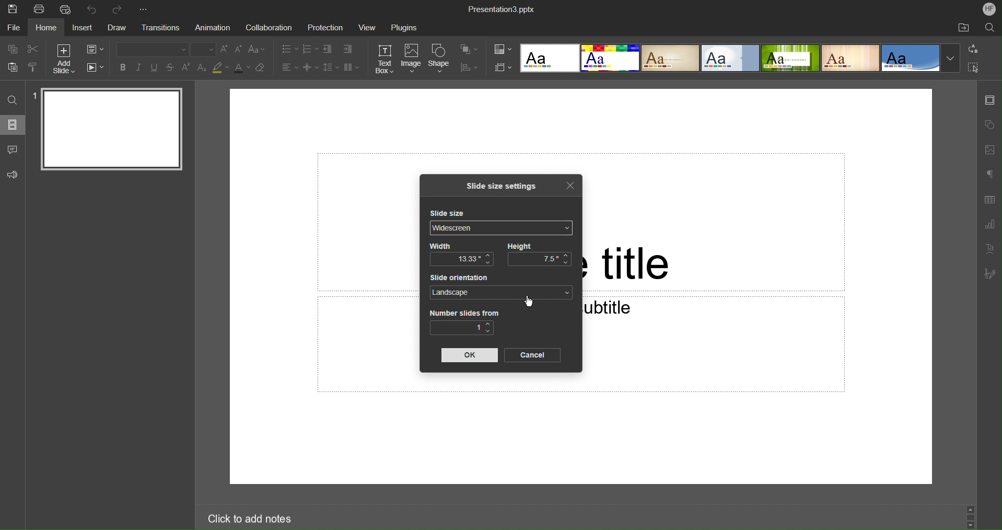  Describe the element at coordinates (464, 313) in the screenshot. I see `Number slides from` at that location.